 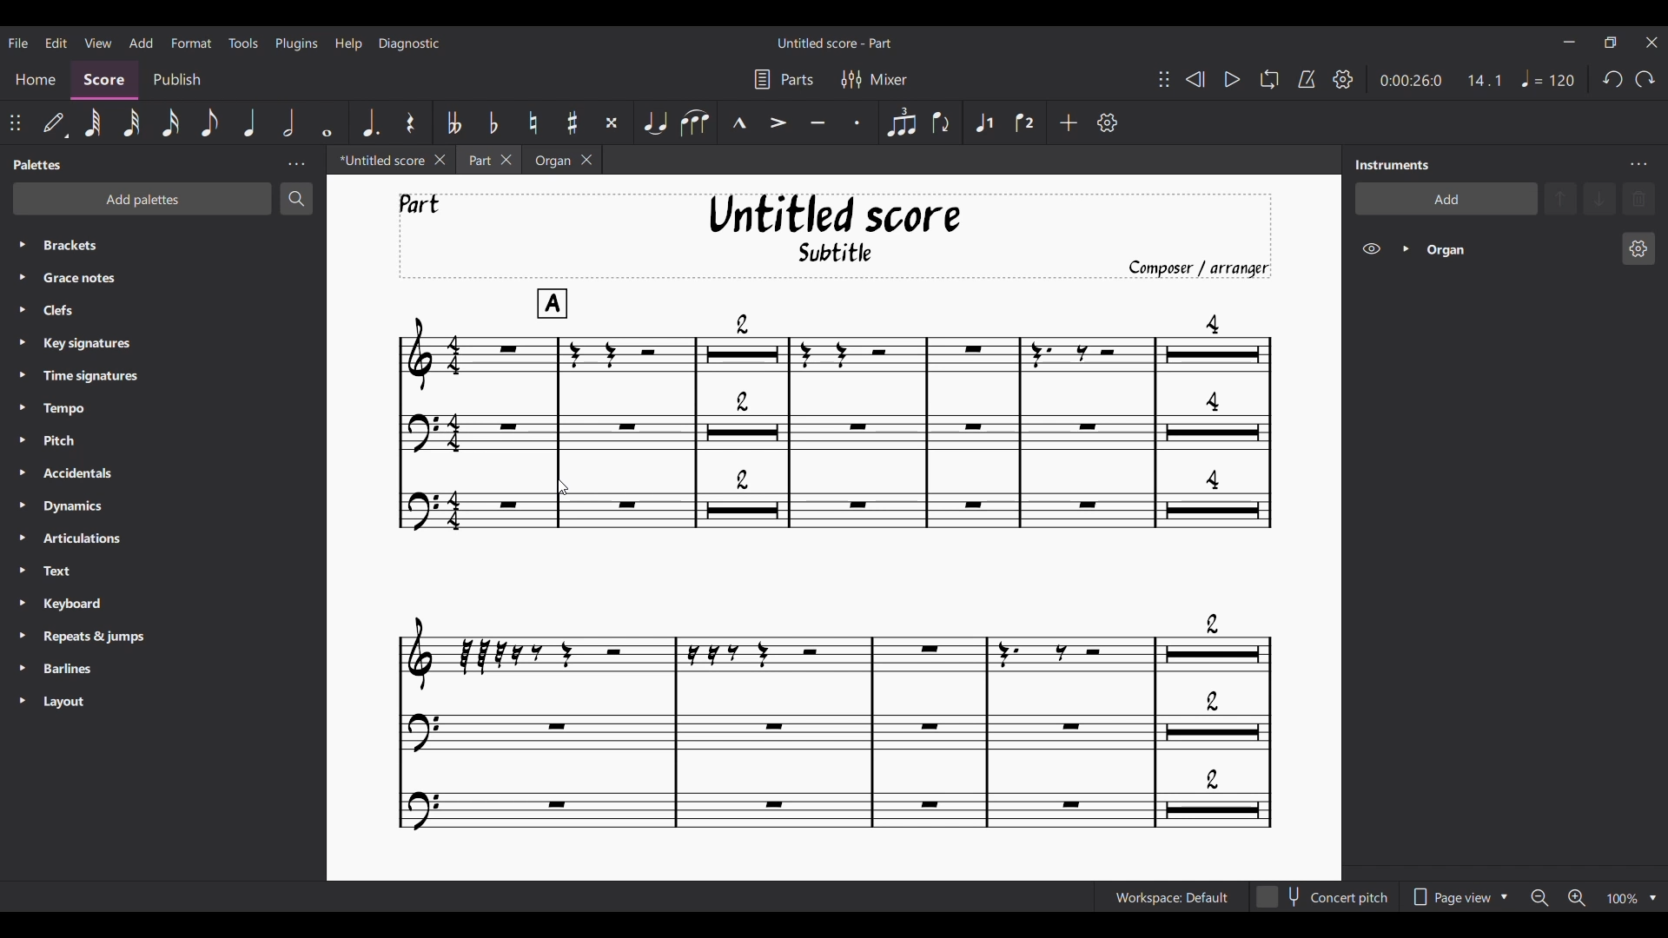 I want to click on Organ tab, so click(x=550, y=160).